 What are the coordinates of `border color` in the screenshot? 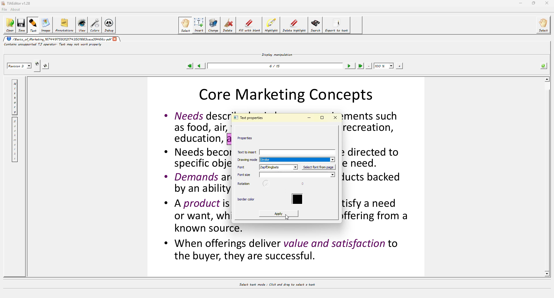 It's located at (298, 200).